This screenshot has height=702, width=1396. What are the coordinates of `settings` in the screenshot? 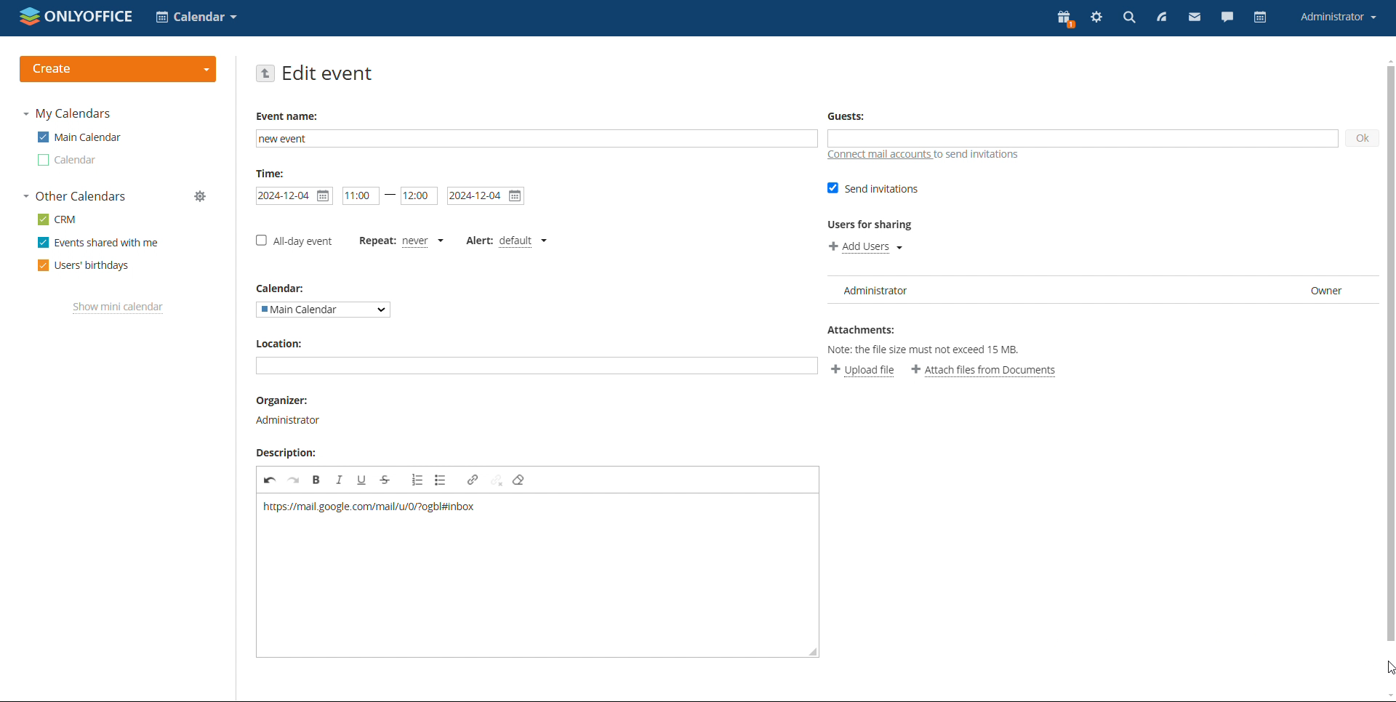 It's located at (1095, 19).